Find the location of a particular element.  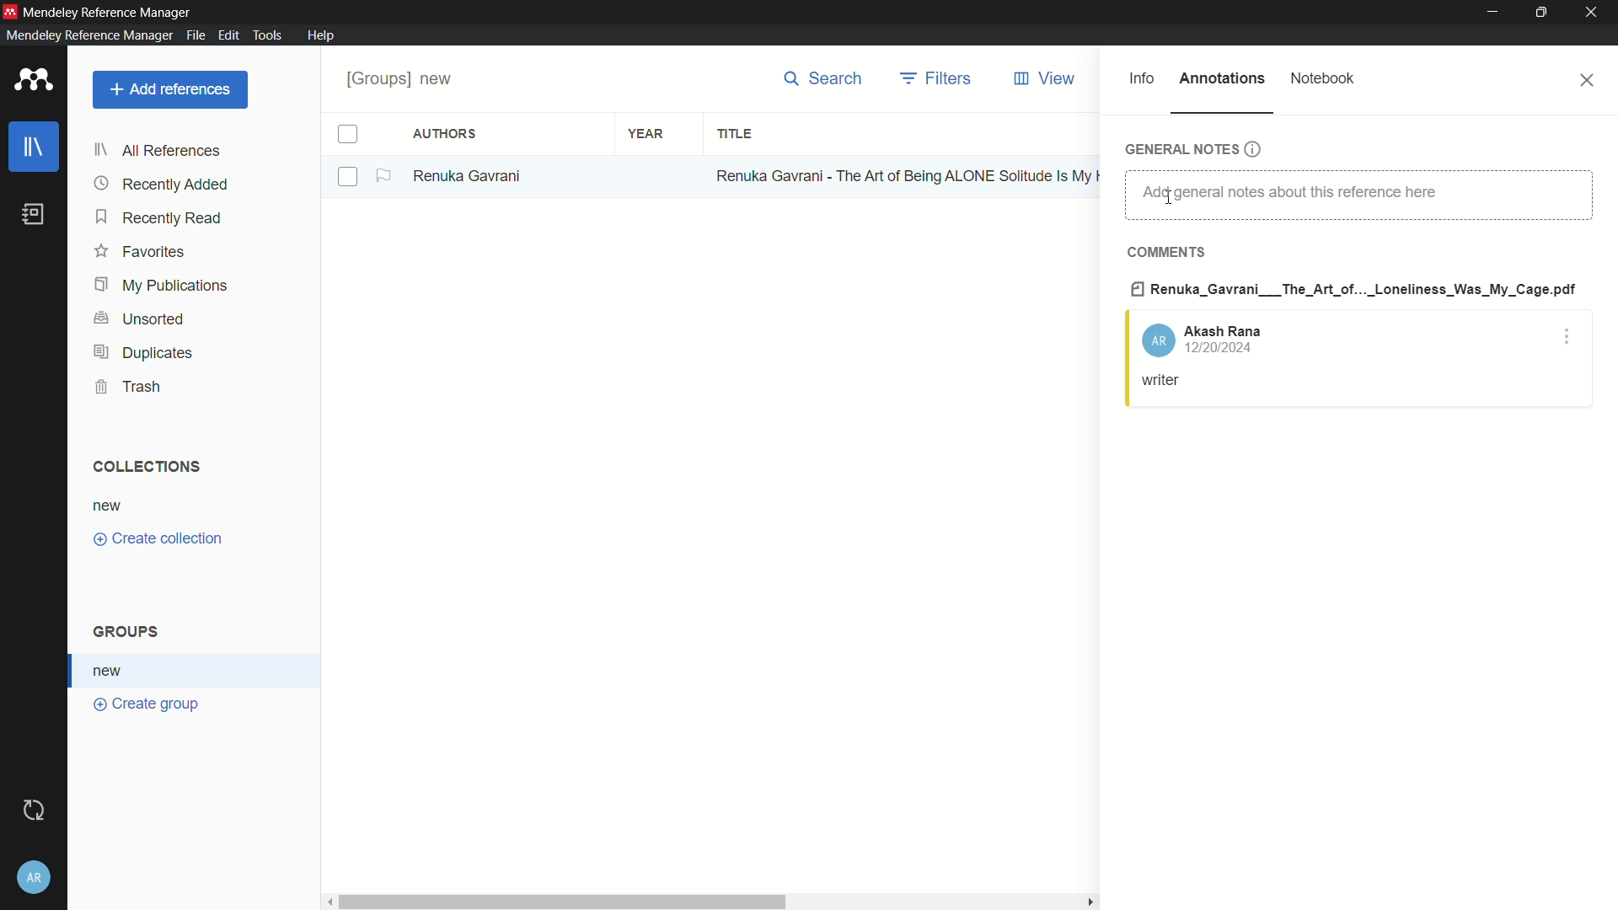

display picture is located at coordinates (1157, 341).